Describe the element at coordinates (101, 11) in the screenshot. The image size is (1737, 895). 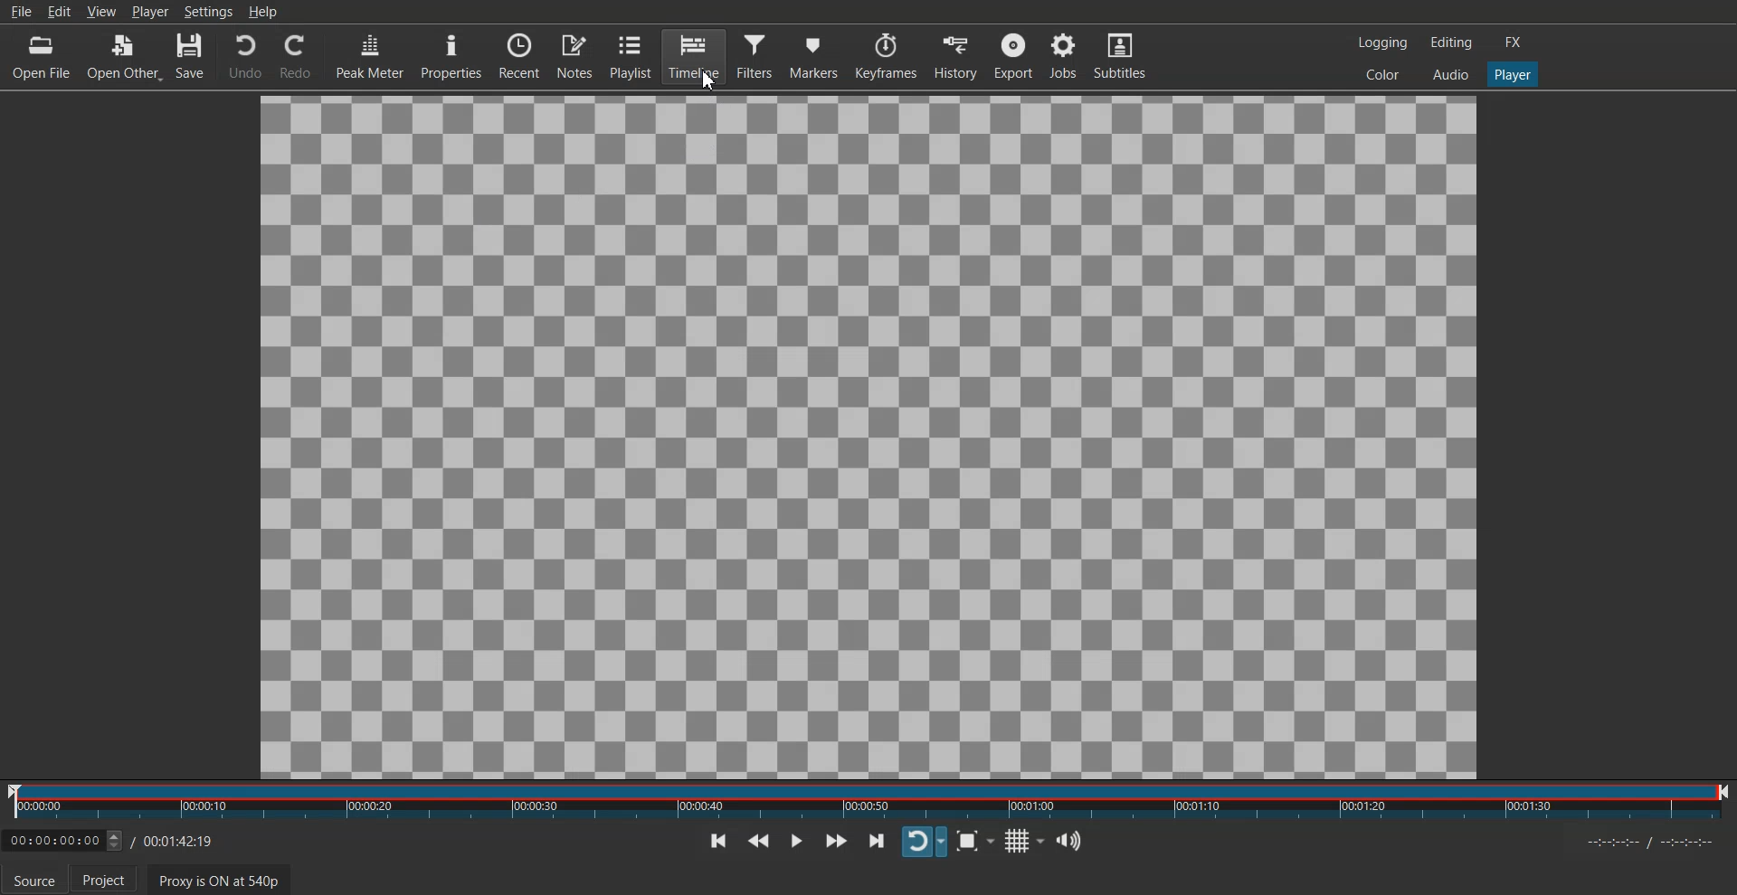
I see `View` at that location.